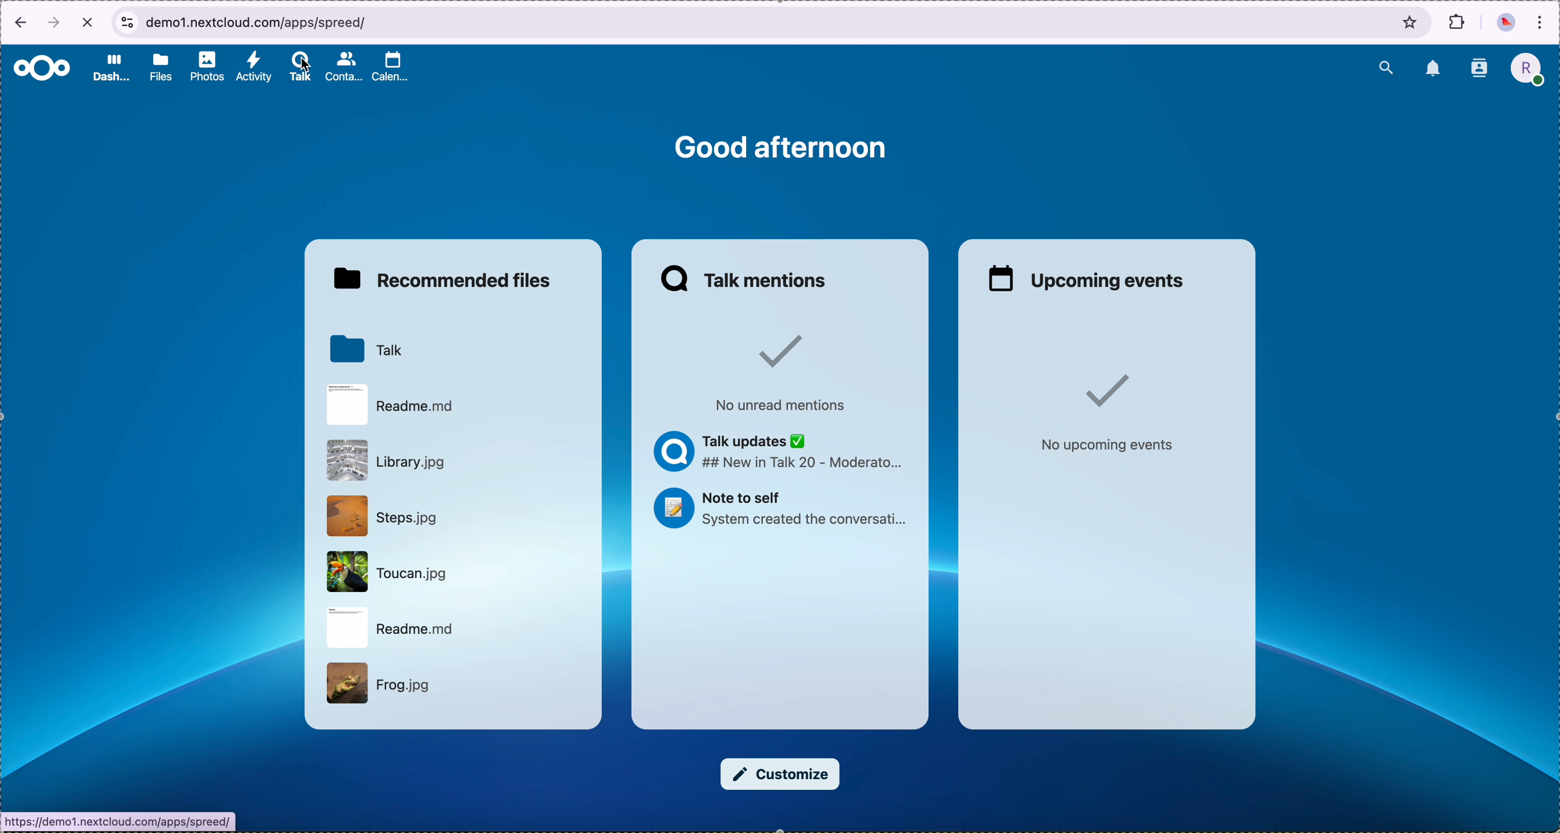 The image size is (1560, 833). Describe the element at coordinates (787, 267) in the screenshot. I see `talk mentions` at that location.